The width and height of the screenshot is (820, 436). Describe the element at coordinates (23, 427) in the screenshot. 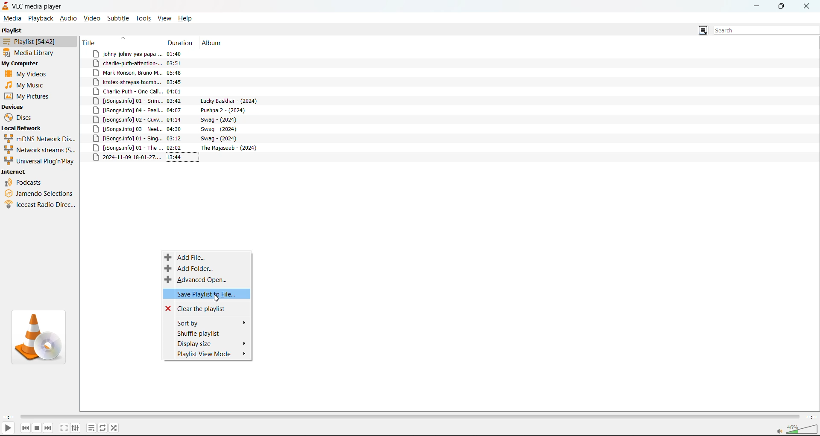

I see `previous` at that location.